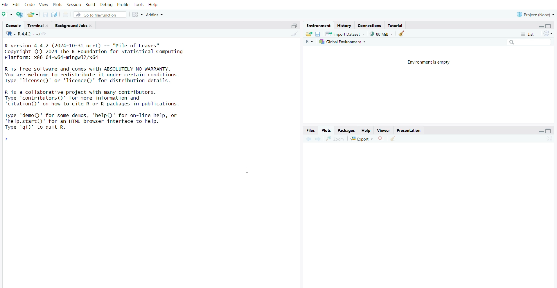 Image resolution: width=557 pixels, height=288 pixels. What do you see at coordinates (346, 34) in the screenshot?
I see `import dataset` at bounding box center [346, 34].